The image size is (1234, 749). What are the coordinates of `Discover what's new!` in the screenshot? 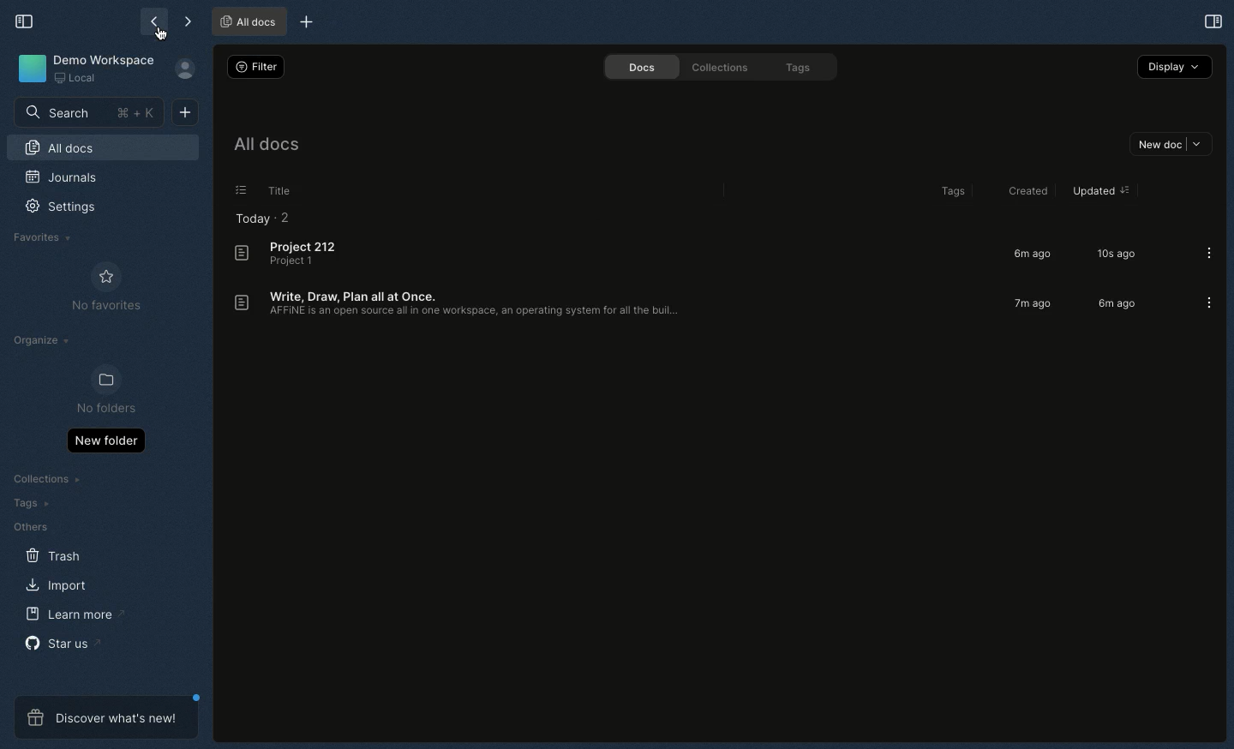 It's located at (100, 719).